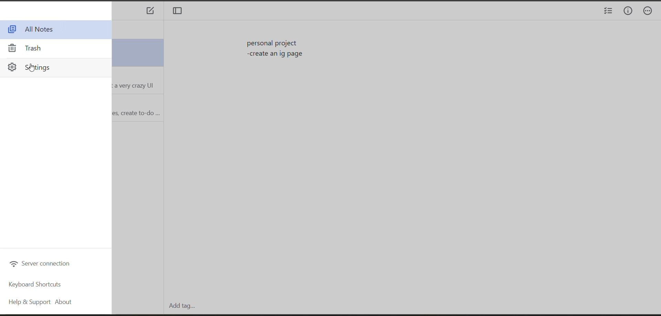 This screenshot has height=316, width=661. I want to click on data in current notes, so click(276, 50).